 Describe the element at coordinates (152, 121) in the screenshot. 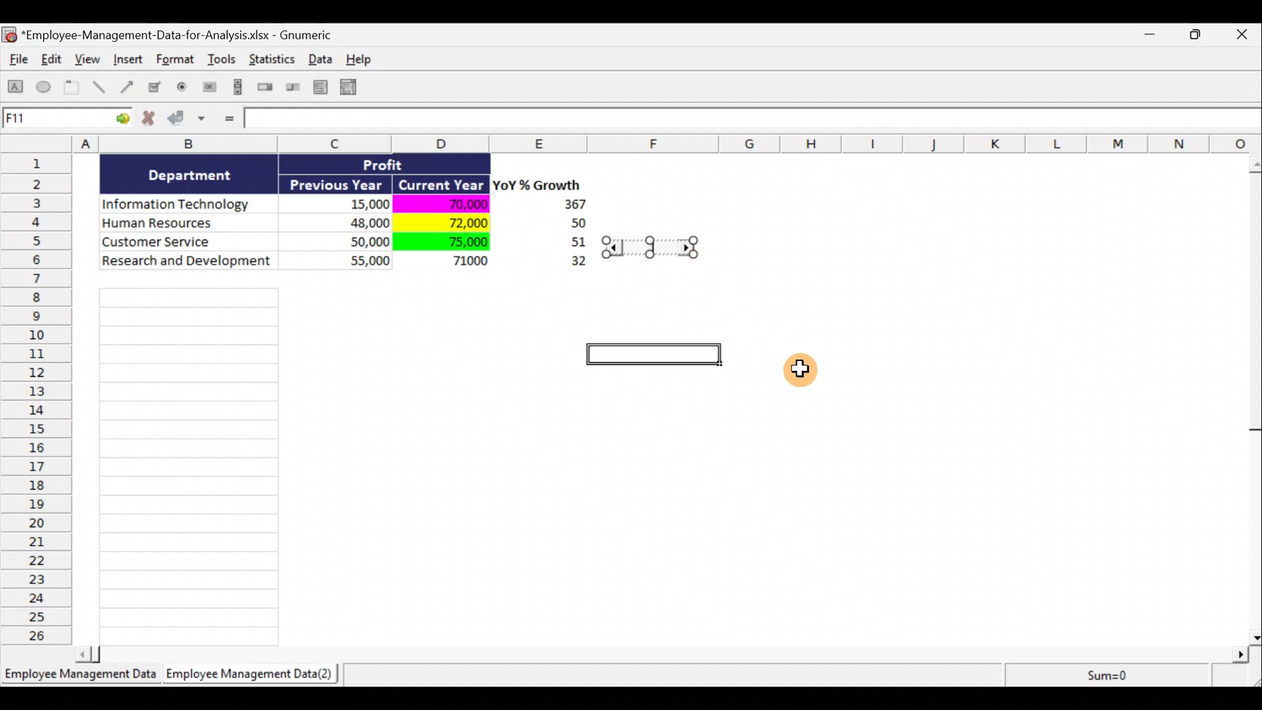

I see `Cancel change` at that location.